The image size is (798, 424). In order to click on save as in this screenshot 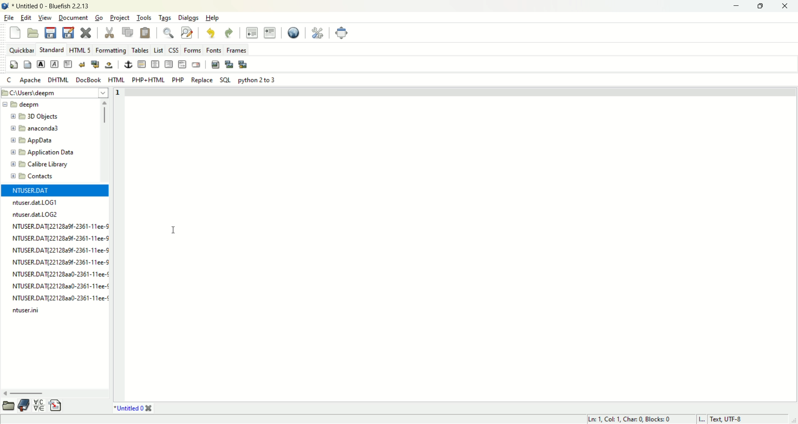, I will do `click(68, 32)`.